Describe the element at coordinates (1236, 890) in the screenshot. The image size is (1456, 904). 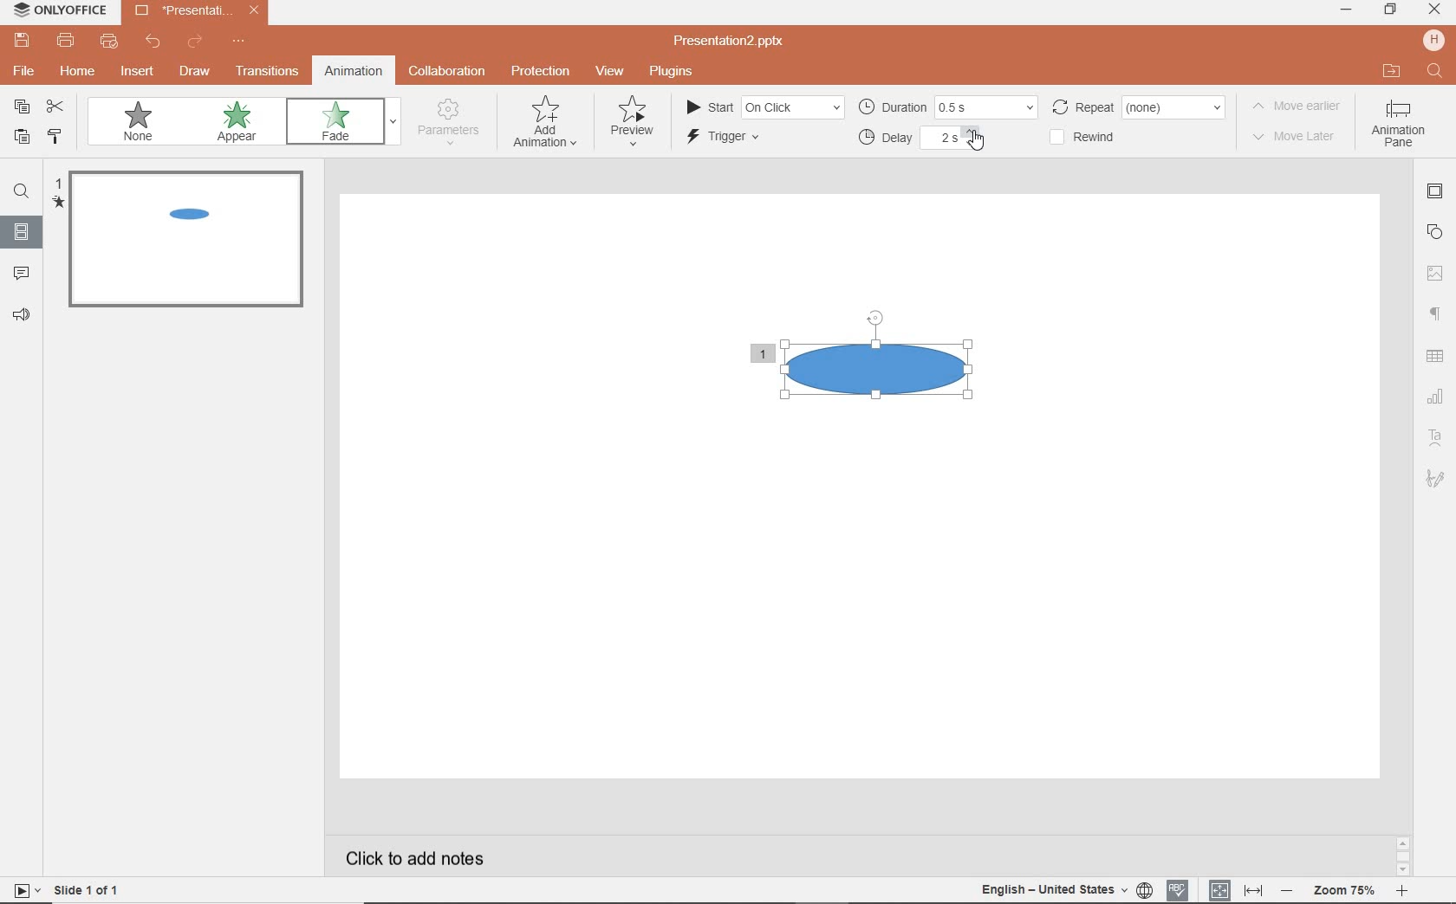
I see `FIT TO SLIDE / FIT TO WIDTH` at that location.